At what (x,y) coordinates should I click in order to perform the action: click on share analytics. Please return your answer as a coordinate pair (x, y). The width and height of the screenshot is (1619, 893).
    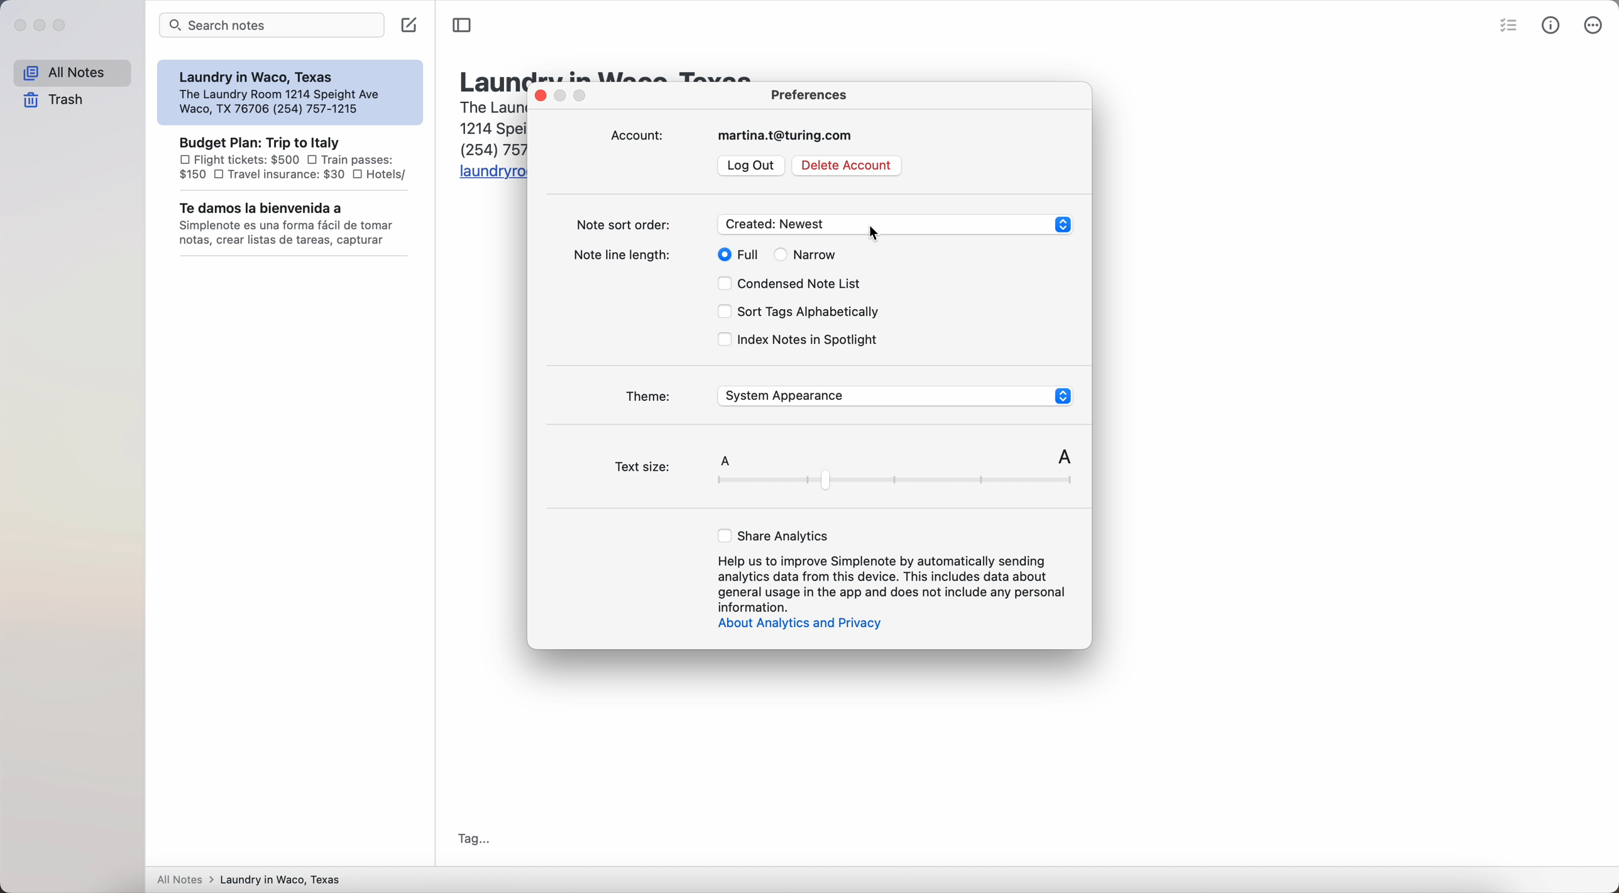
    Looking at the image, I should click on (775, 536).